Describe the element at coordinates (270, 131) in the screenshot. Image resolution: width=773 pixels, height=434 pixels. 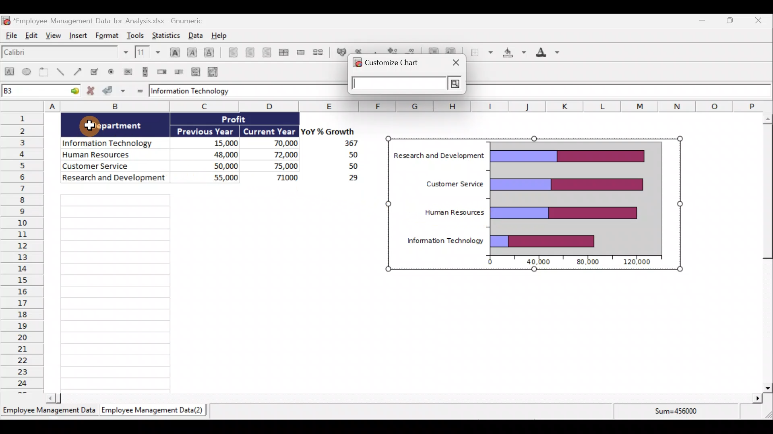
I see `Current Year` at that location.